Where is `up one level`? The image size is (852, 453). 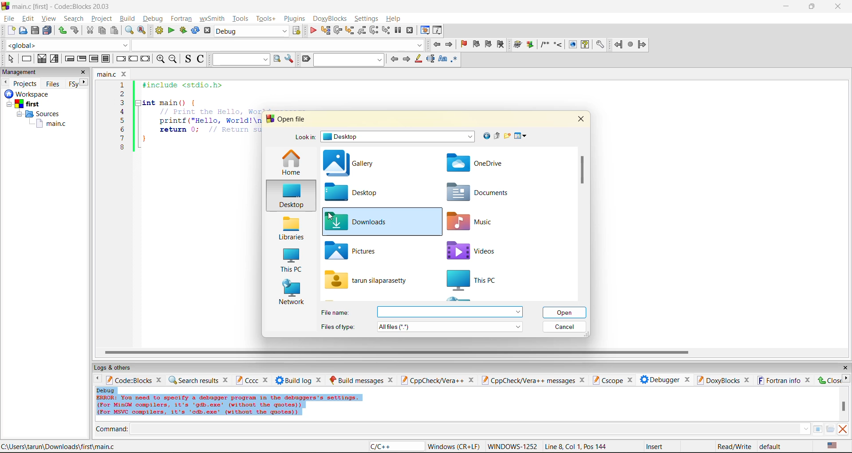
up one level is located at coordinates (497, 136).